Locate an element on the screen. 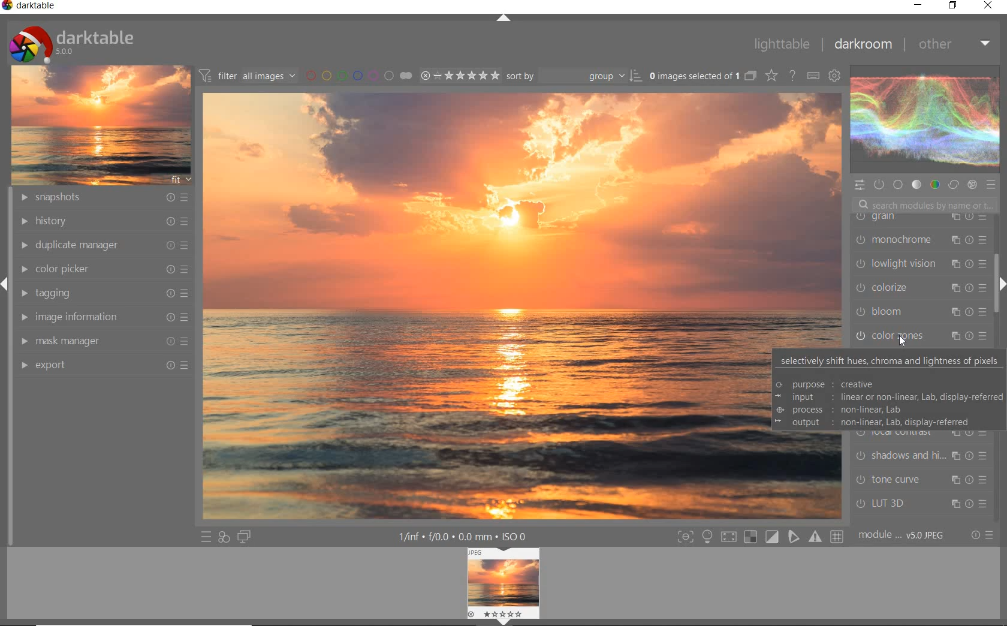  local contrast is located at coordinates (924, 435).